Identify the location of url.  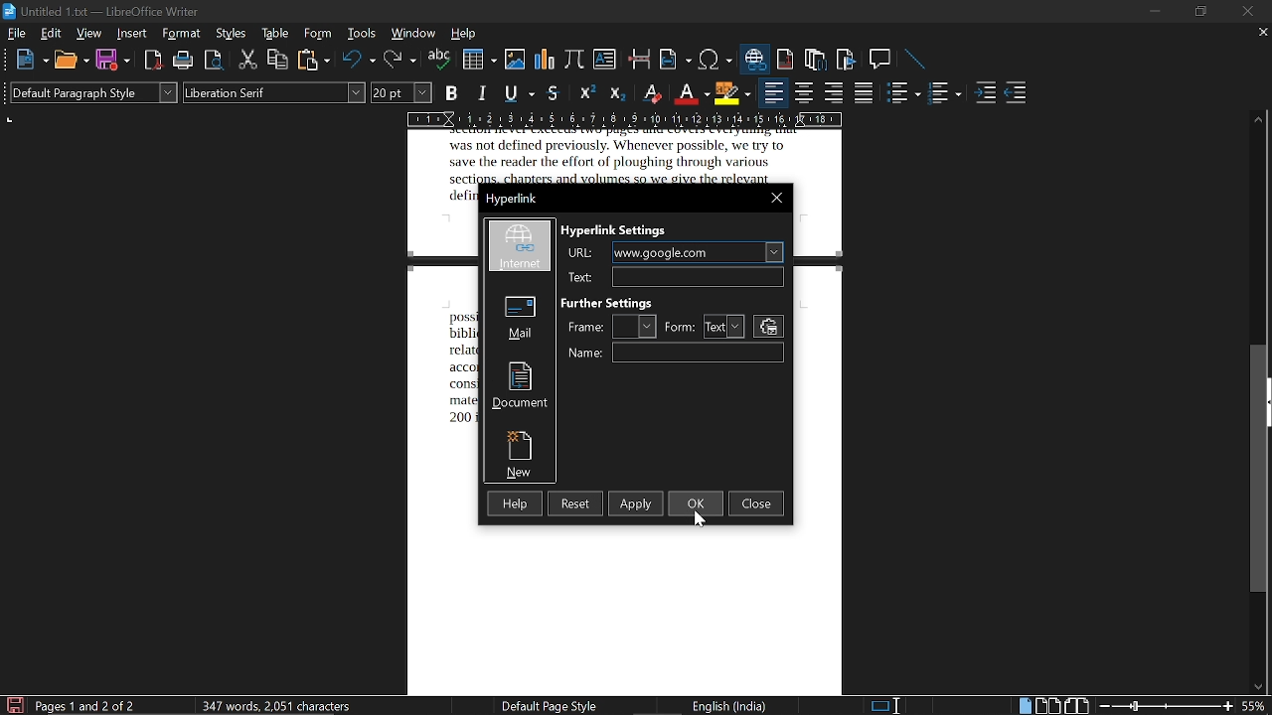
(581, 253).